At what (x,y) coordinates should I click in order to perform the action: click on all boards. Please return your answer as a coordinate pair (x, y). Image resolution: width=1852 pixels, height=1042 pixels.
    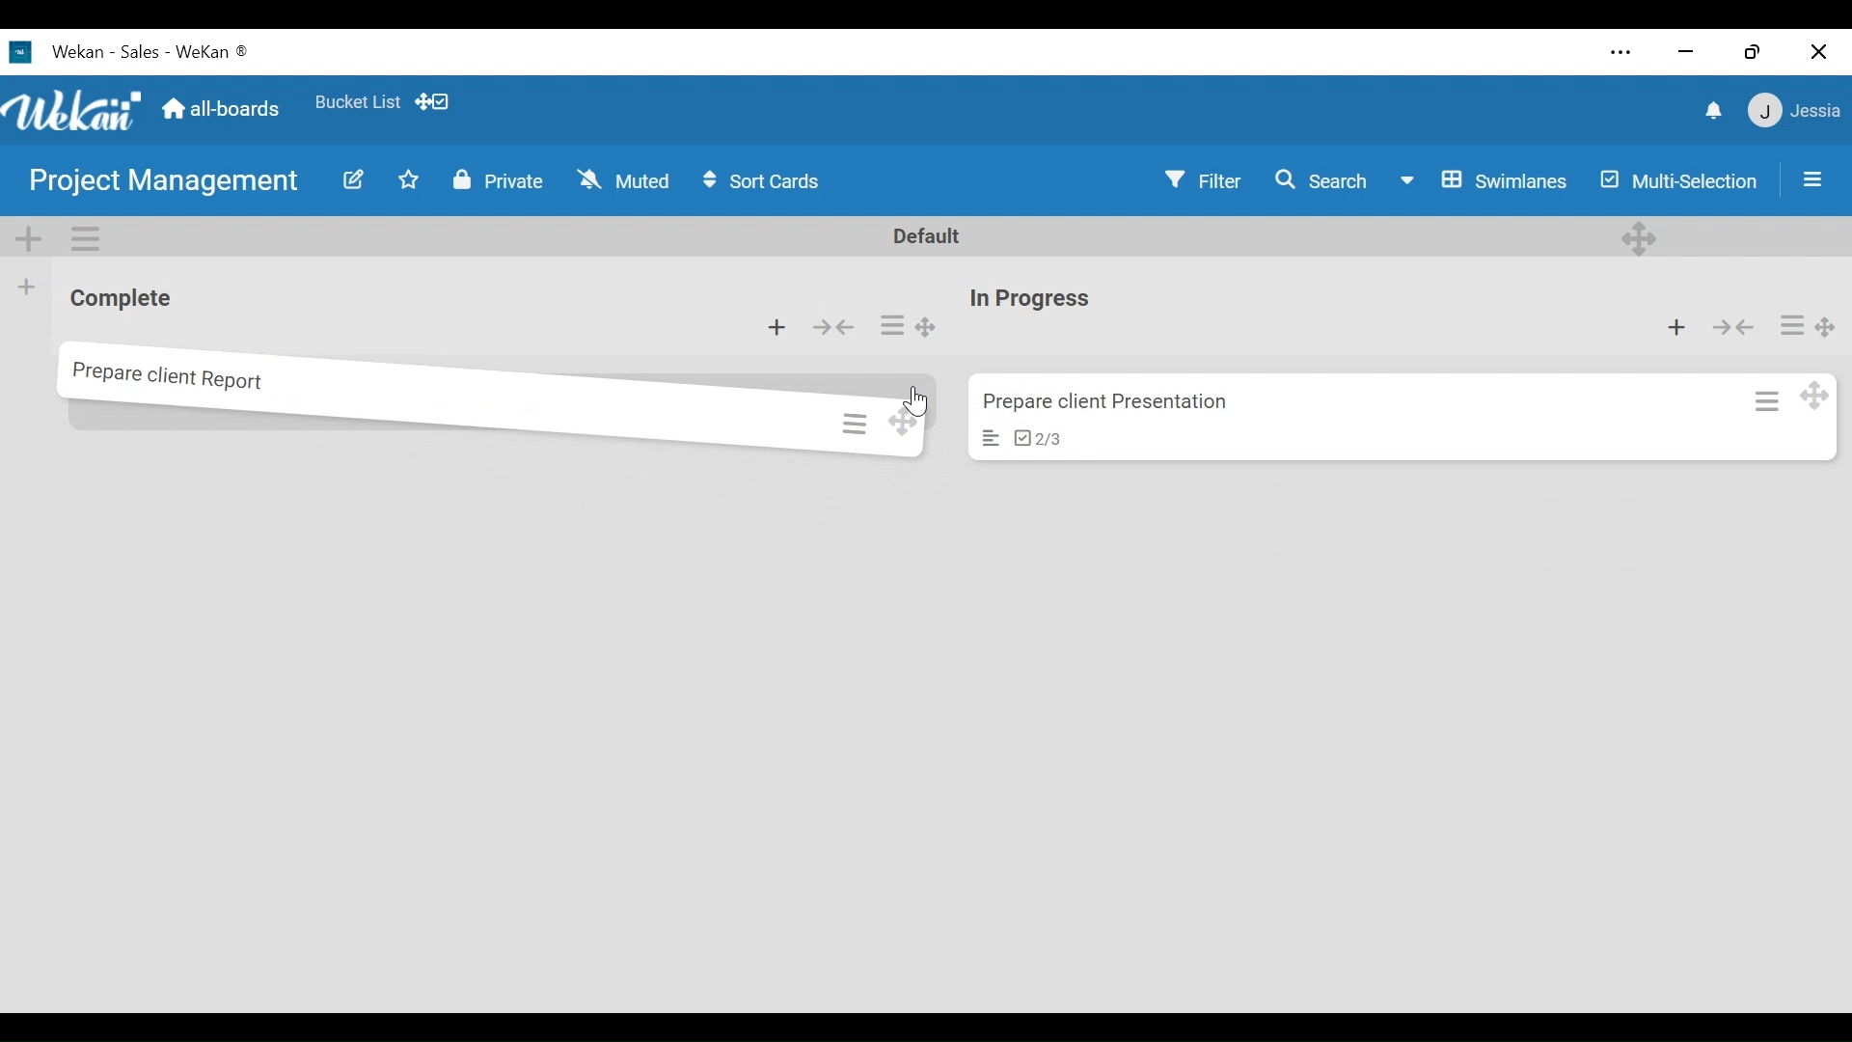
    Looking at the image, I should click on (223, 108).